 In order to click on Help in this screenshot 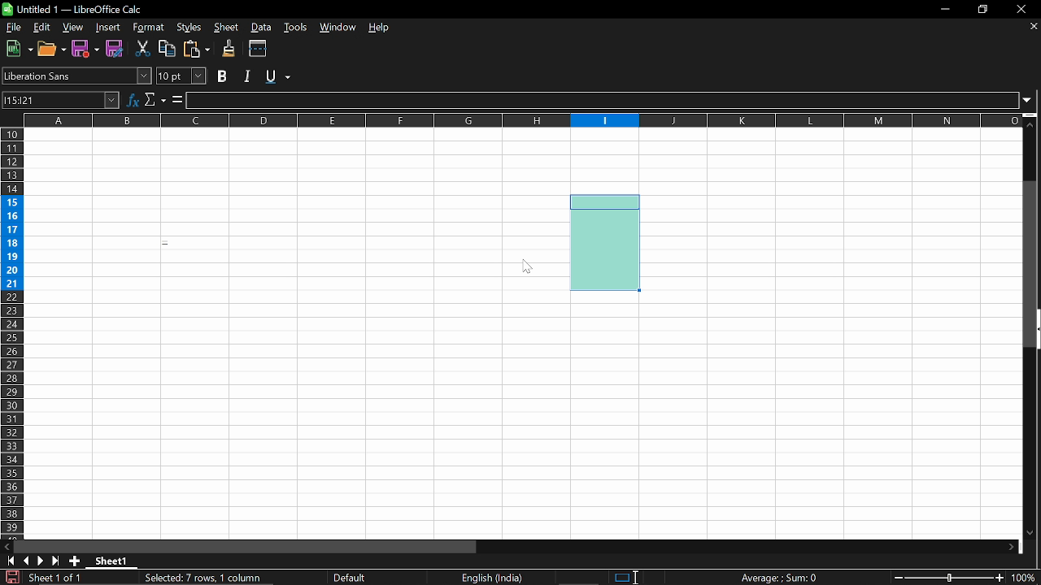, I will do `click(380, 29)`.